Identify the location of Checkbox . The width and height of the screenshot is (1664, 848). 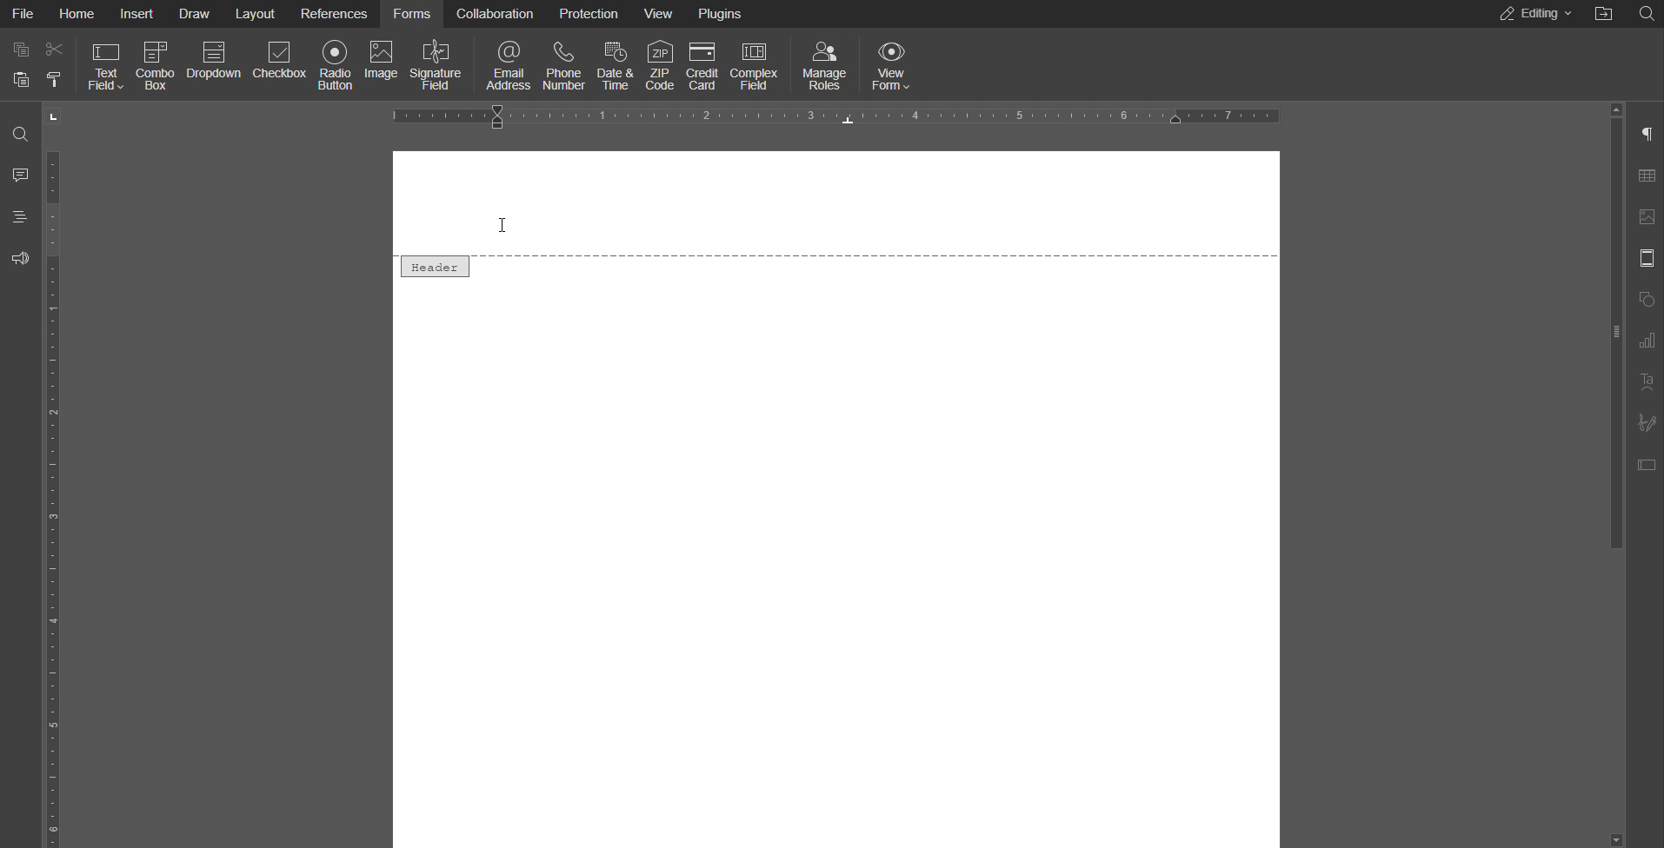
(279, 64).